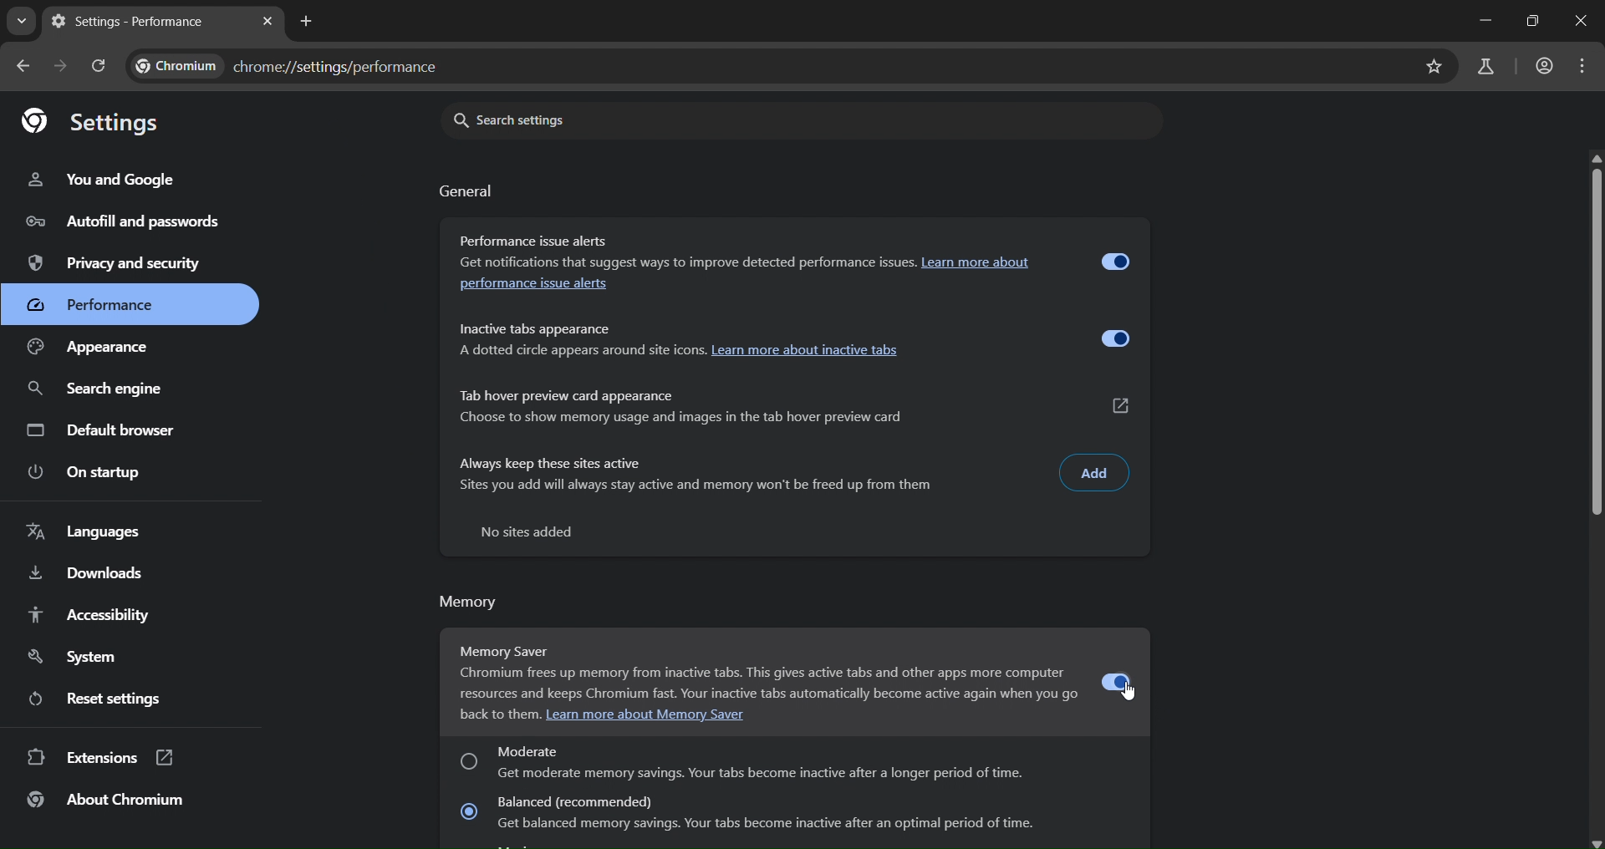  I want to click on Enable/Disable, so click(1113, 257).